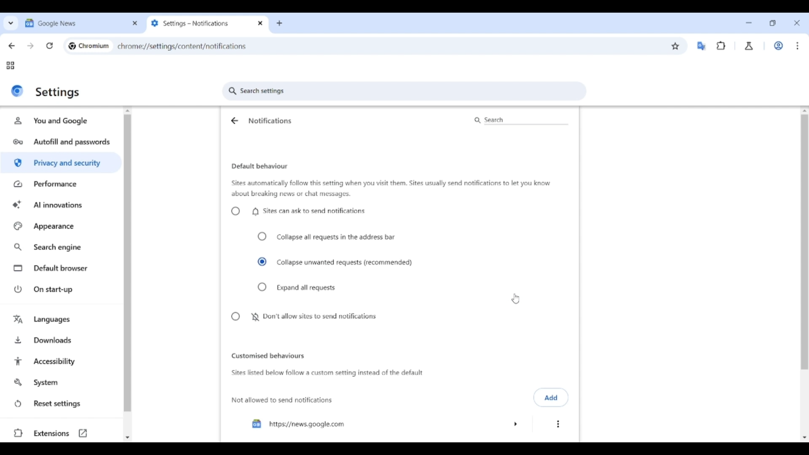 Image resolution: width=809 pixels, height=455 pixels. Describe the element at coordinates (404, 91) in the screenshot. I see `Search settings` at that location.